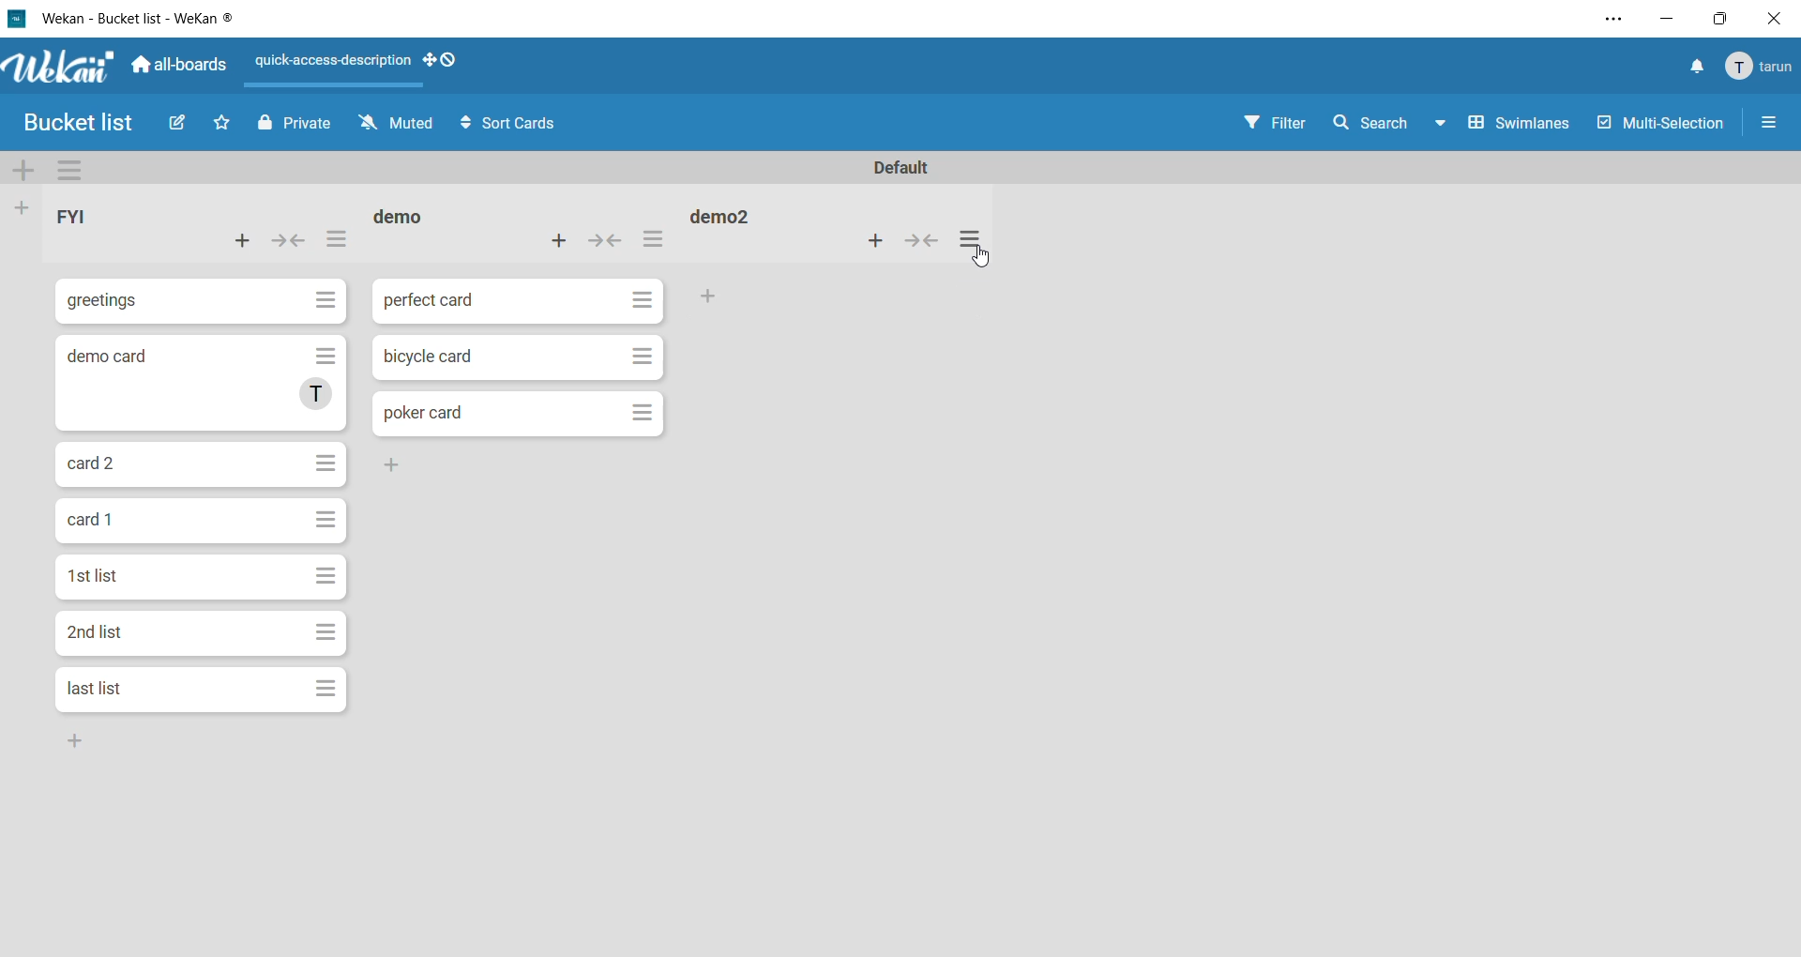  I want to click on list 3, so click(732, 220).